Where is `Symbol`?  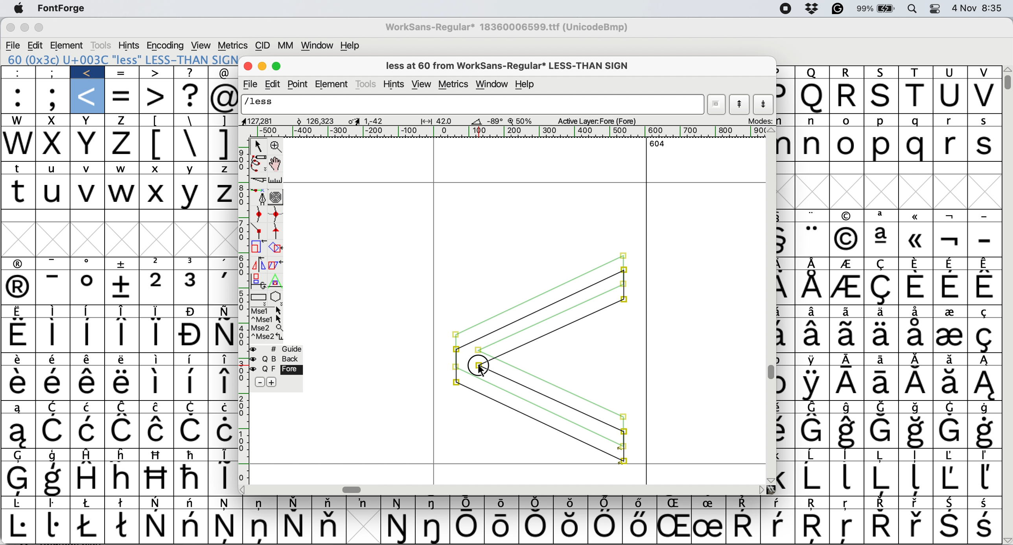
Symbol is located at coordinates (55, 526).